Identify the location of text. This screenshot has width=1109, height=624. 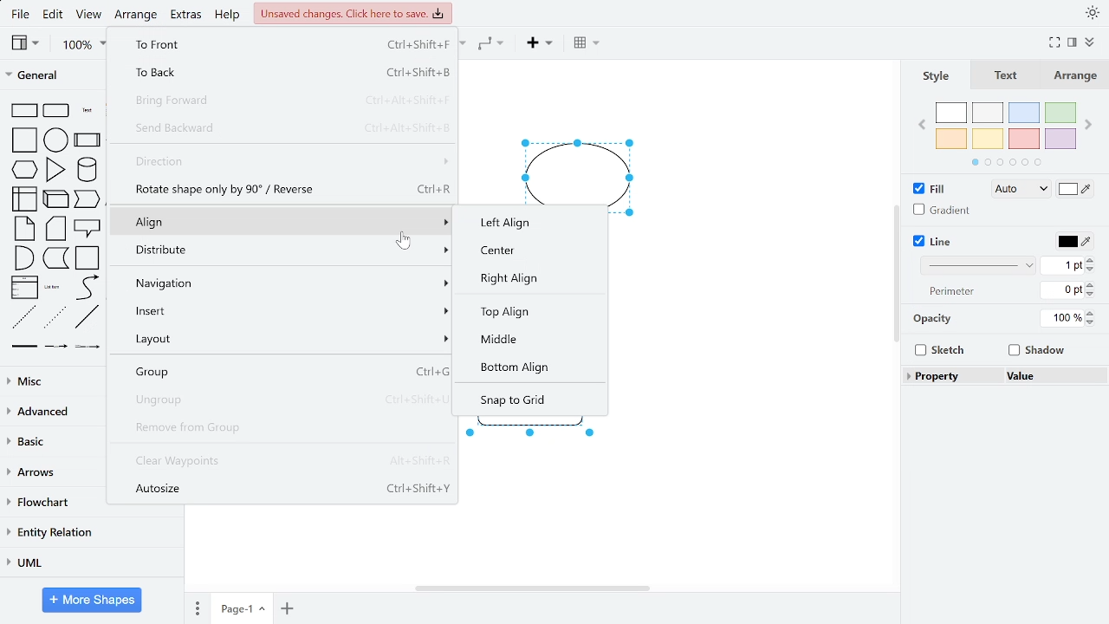
(1007, 75).